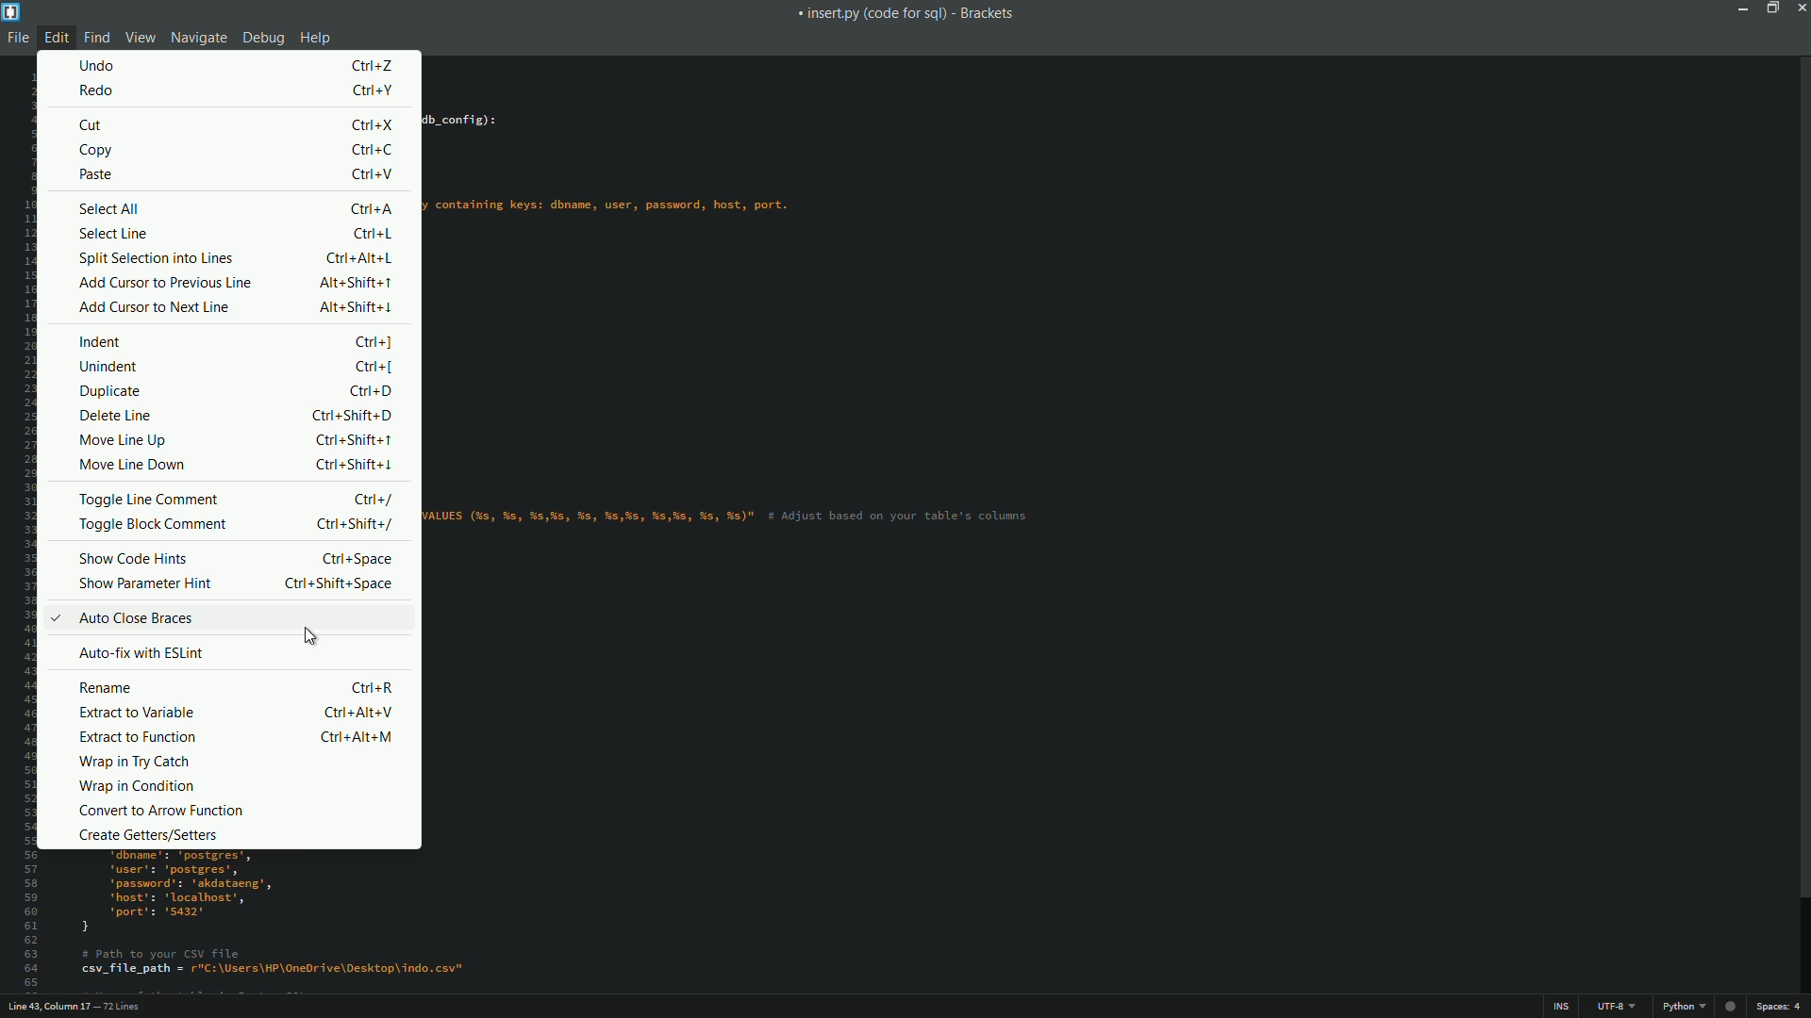 Image resolution: width=1811 pixels, height=1018 pixels. Describe the element at coordinates (372, 688) in the screenshot. I see `keyboard shortcut` at that location.